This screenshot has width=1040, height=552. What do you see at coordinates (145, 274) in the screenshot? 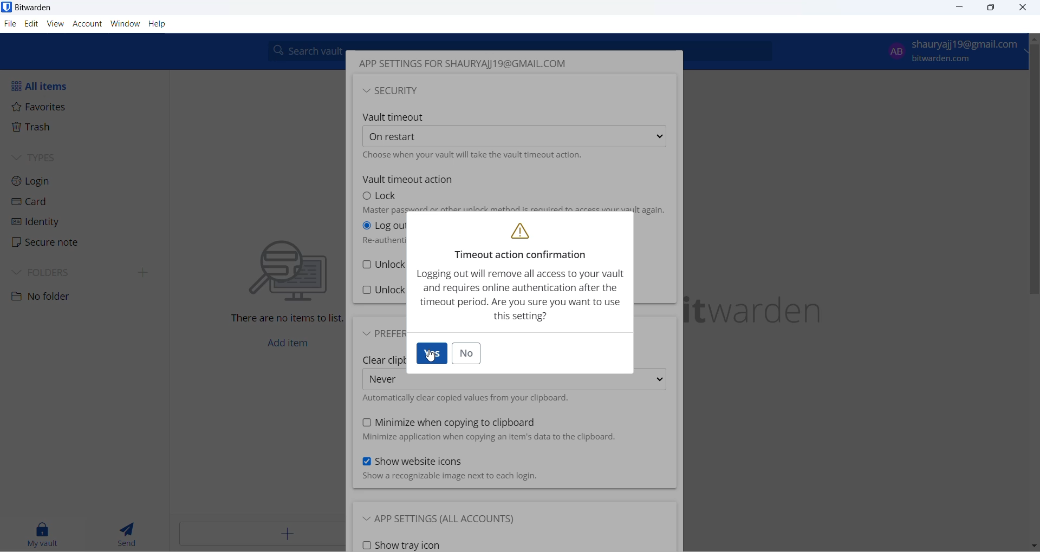
I see `expand folders side bar` at bounding box center [145, 274].